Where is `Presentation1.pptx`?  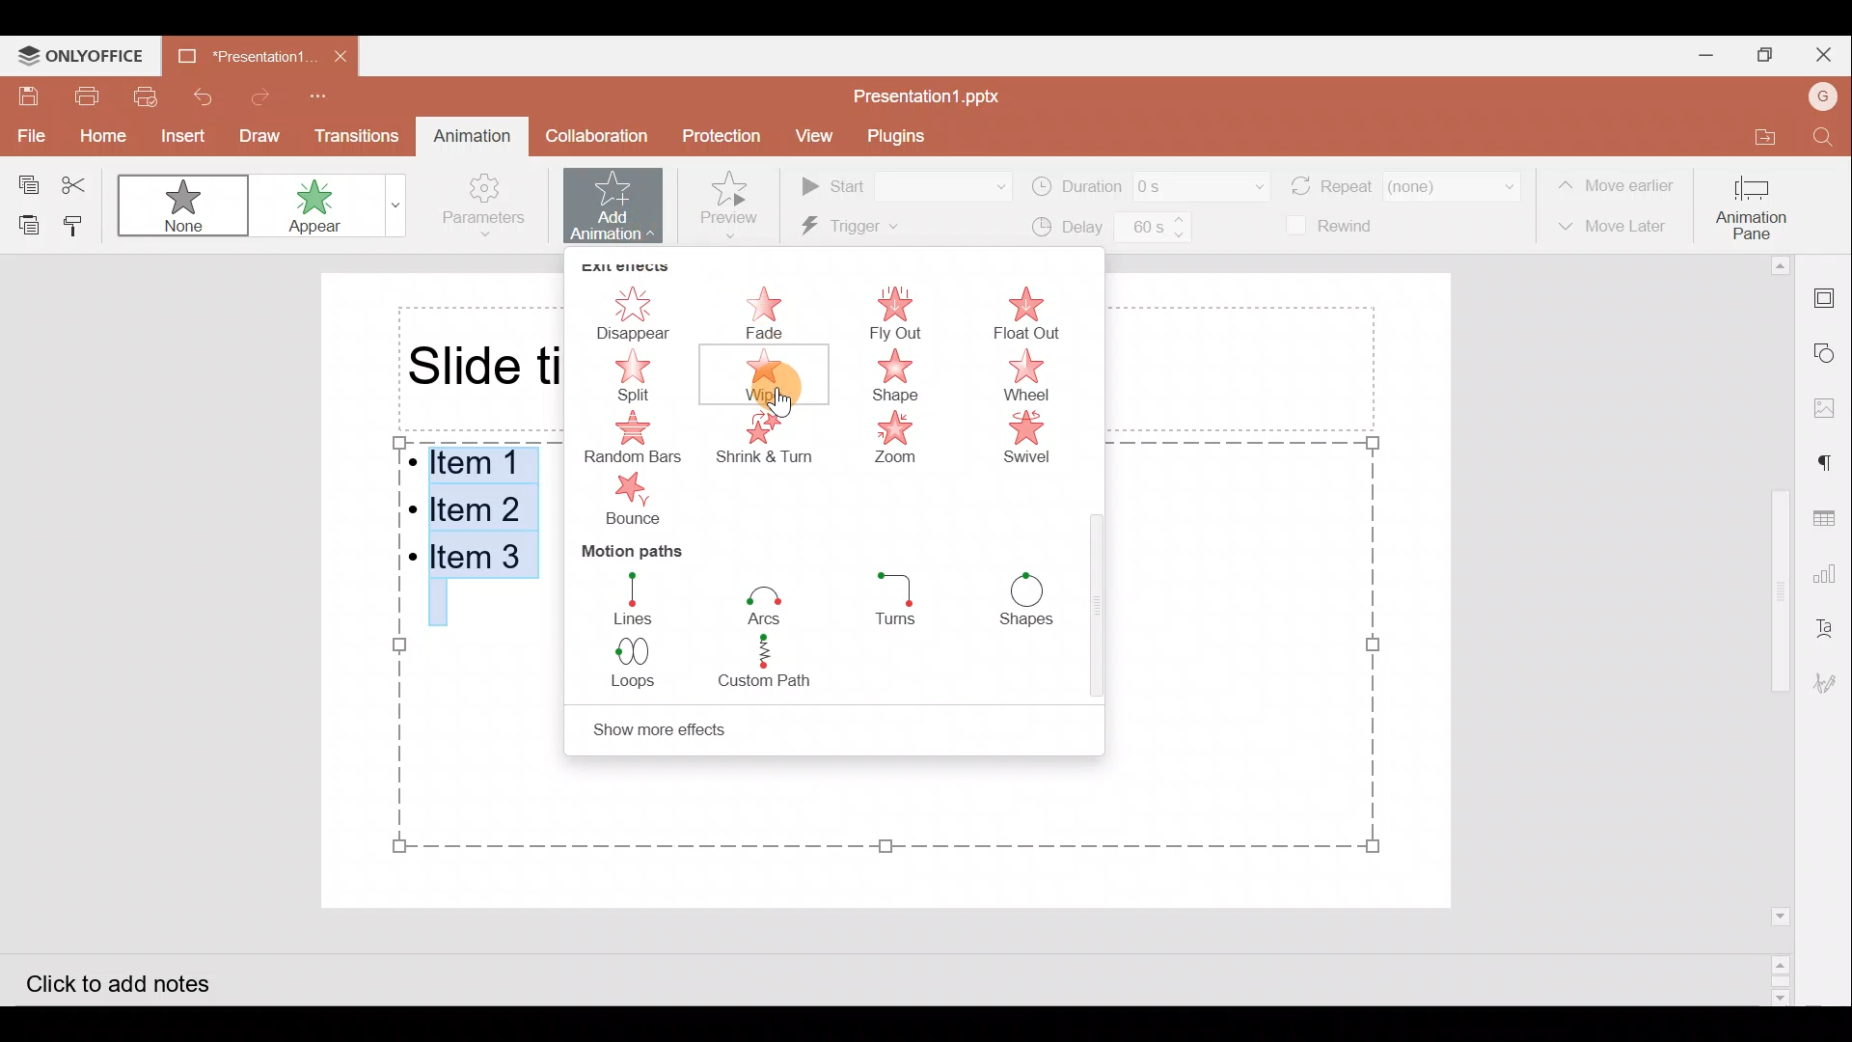 Presentation1.pptx is located at coordinates (936, 95).